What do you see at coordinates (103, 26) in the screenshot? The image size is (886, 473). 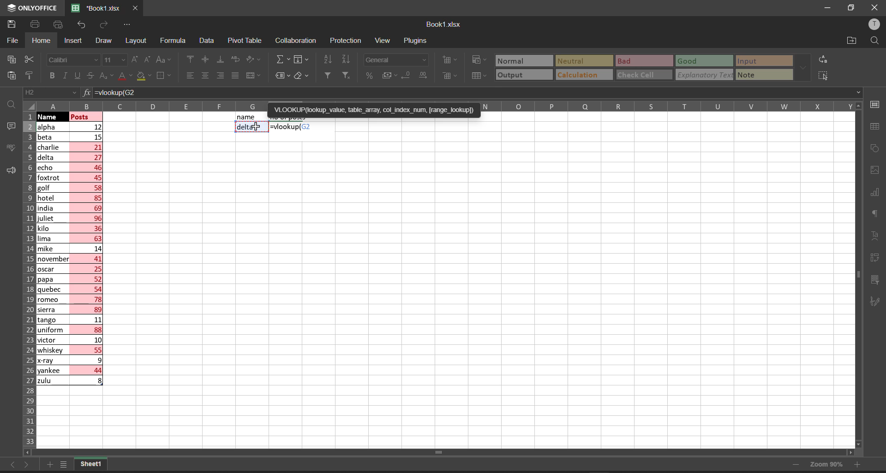 I see `redo` at bounding box center [103, 26].